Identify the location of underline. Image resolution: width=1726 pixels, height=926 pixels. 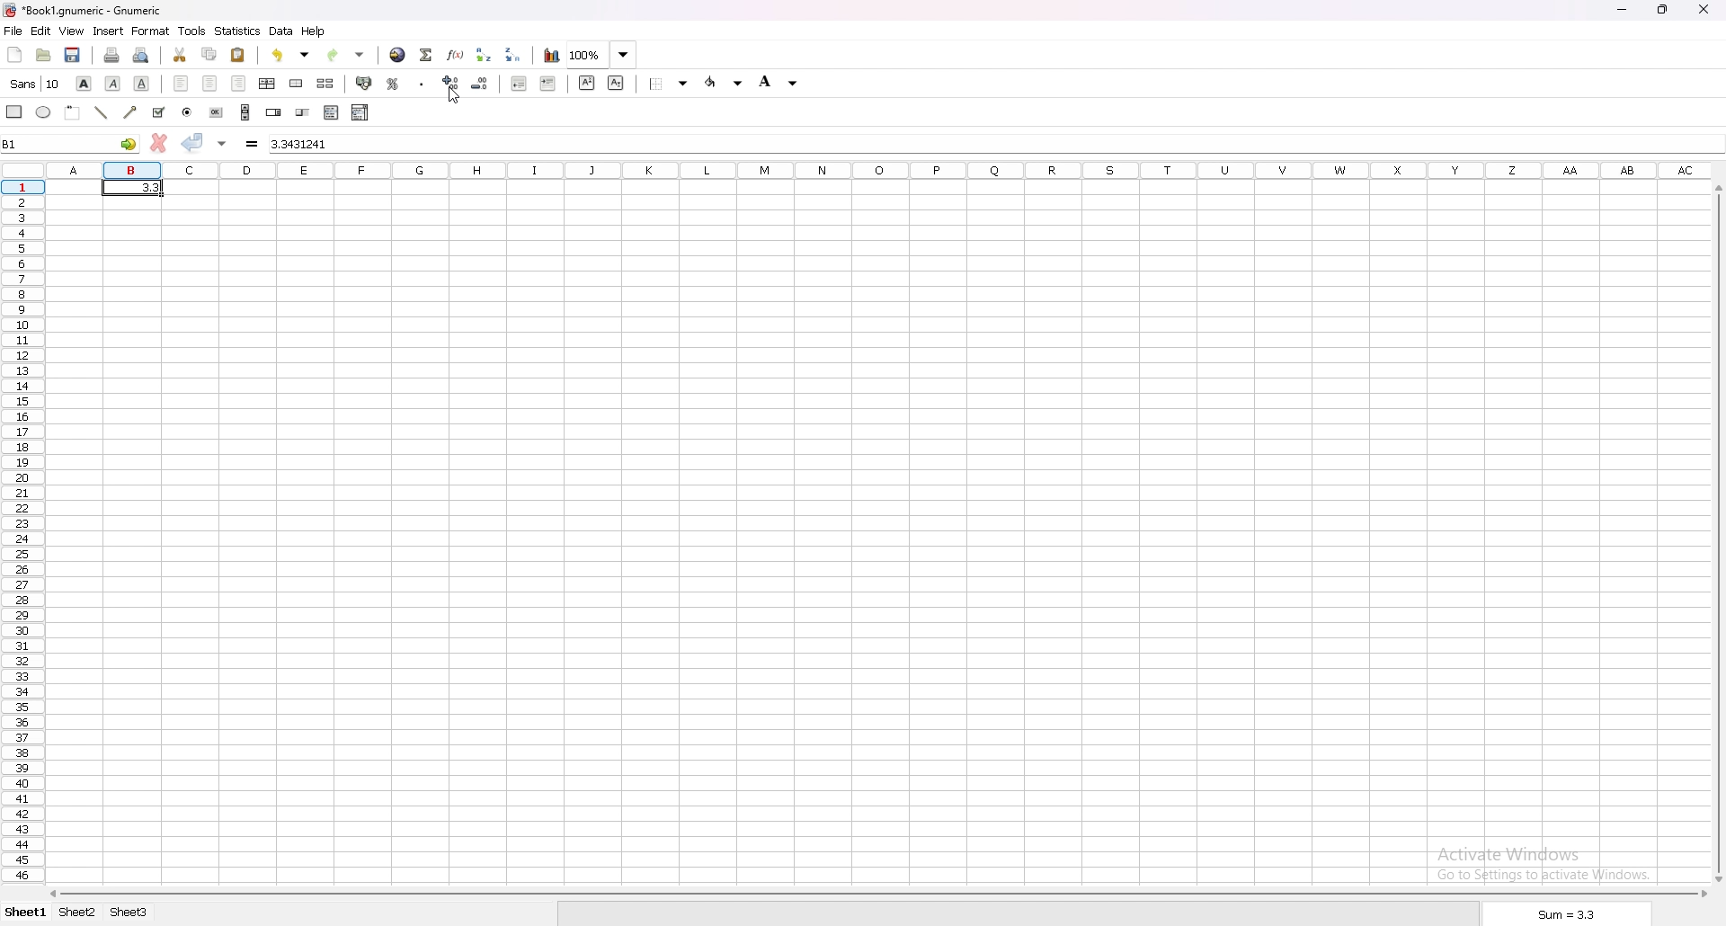
(141, 85).